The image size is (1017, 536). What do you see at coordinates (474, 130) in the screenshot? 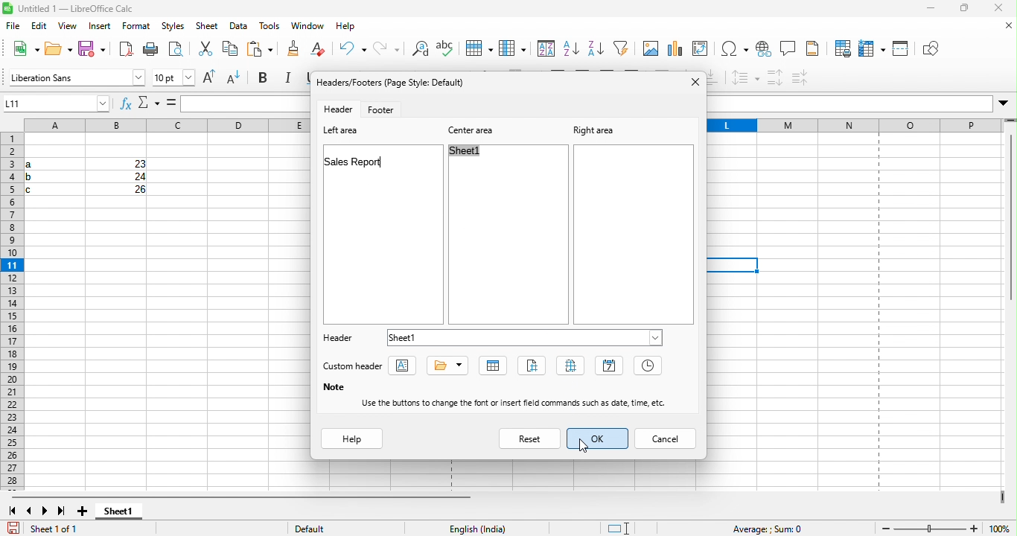
I see `center area` at bounding box center [474, 130].